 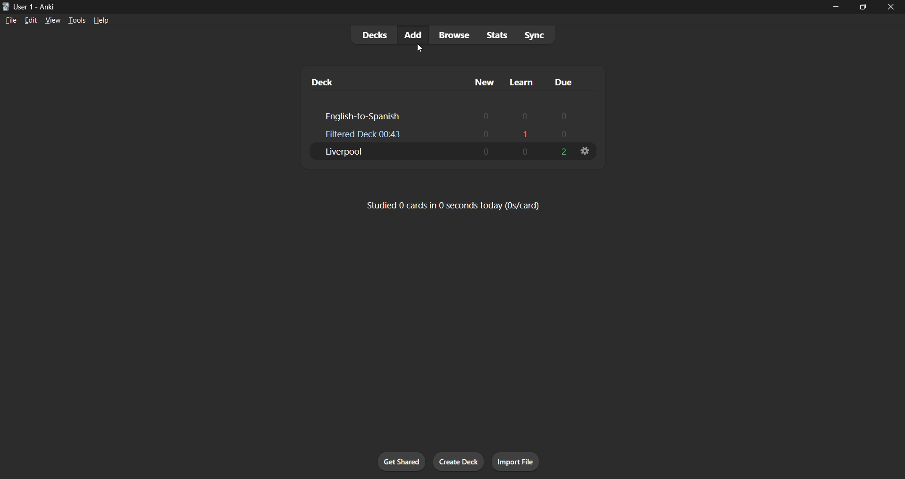 What do you see at coordinates (380, 82) in the screenshot?
I see `deck column` at bounding box center [380, 82].